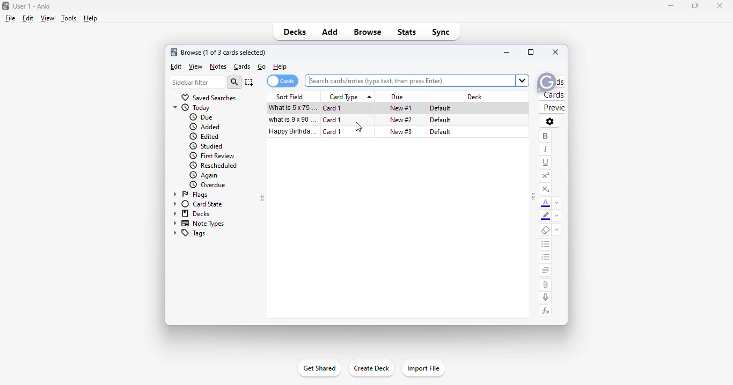 Image resolution: width=733 pixels, height=385 pixels. What do you see at coordinates (177, 66) in the screenshot?
I see `edit` at bounding box center [177, 66].